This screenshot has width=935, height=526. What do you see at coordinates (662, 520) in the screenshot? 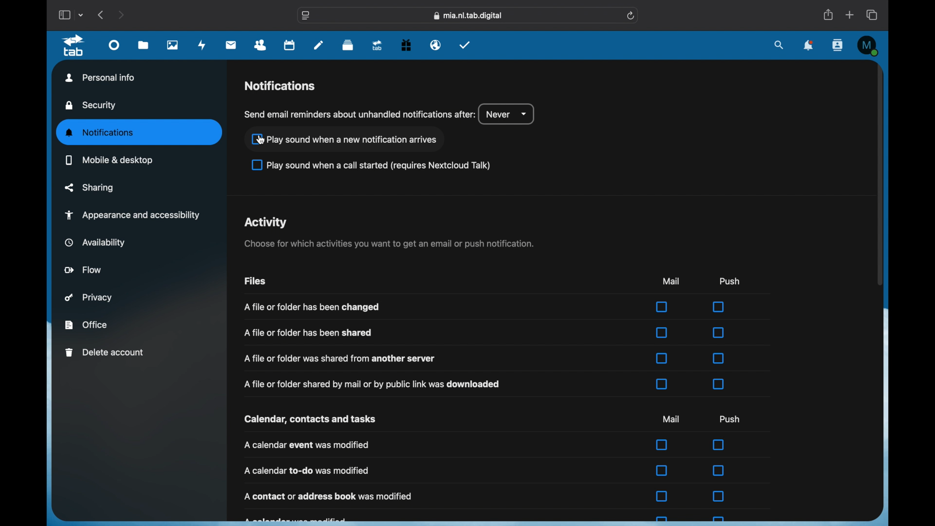
I see `checkbox` at bounding box center [662, 520].